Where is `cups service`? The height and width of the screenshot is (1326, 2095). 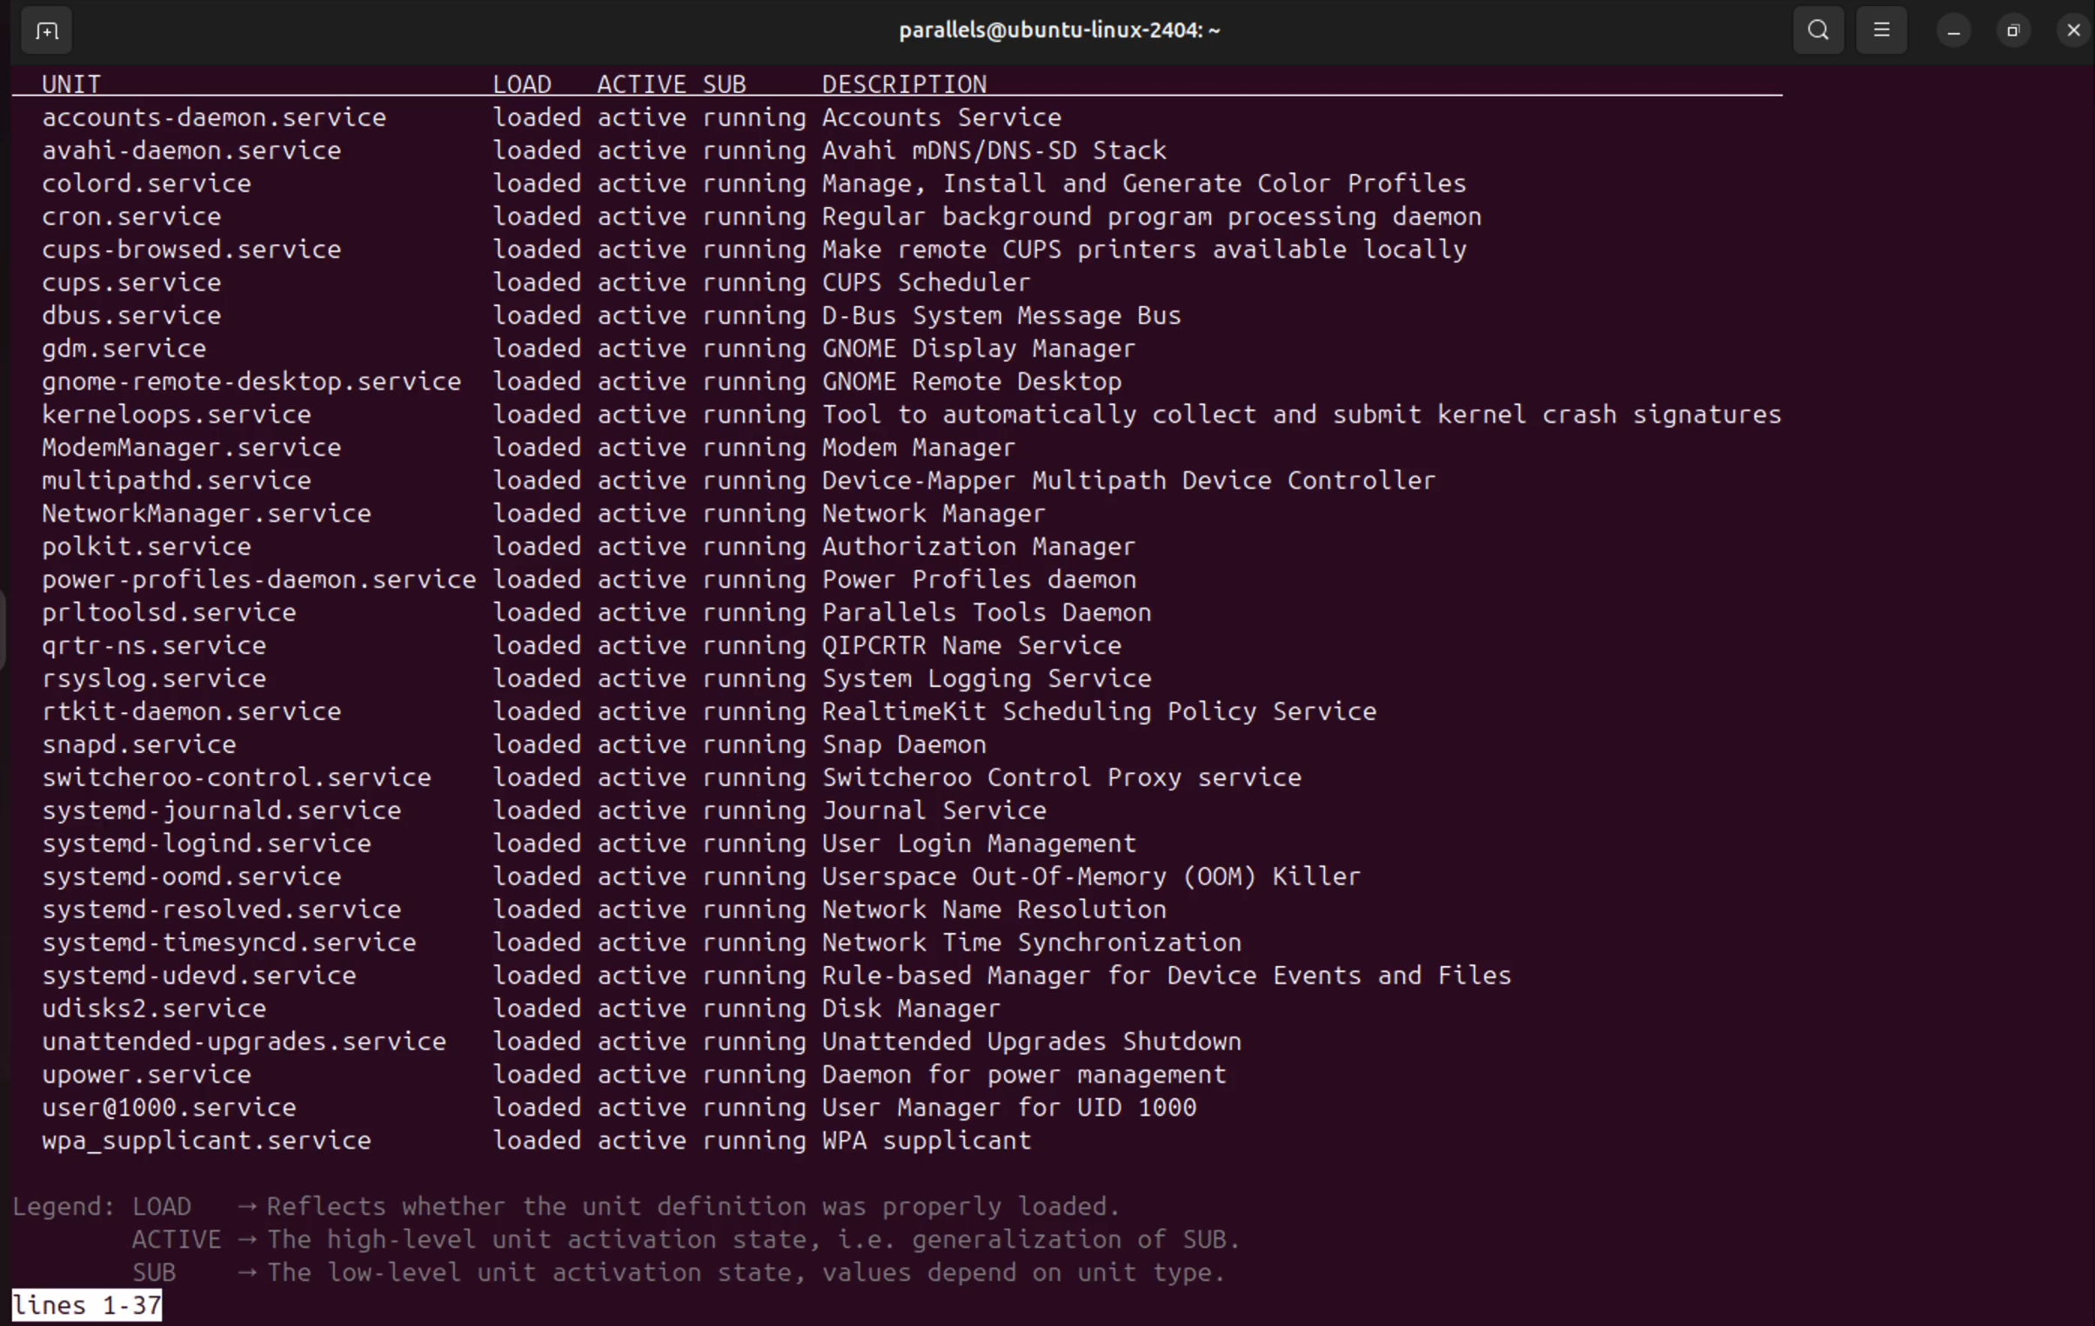 cups service is located at coordinates (144, 283).